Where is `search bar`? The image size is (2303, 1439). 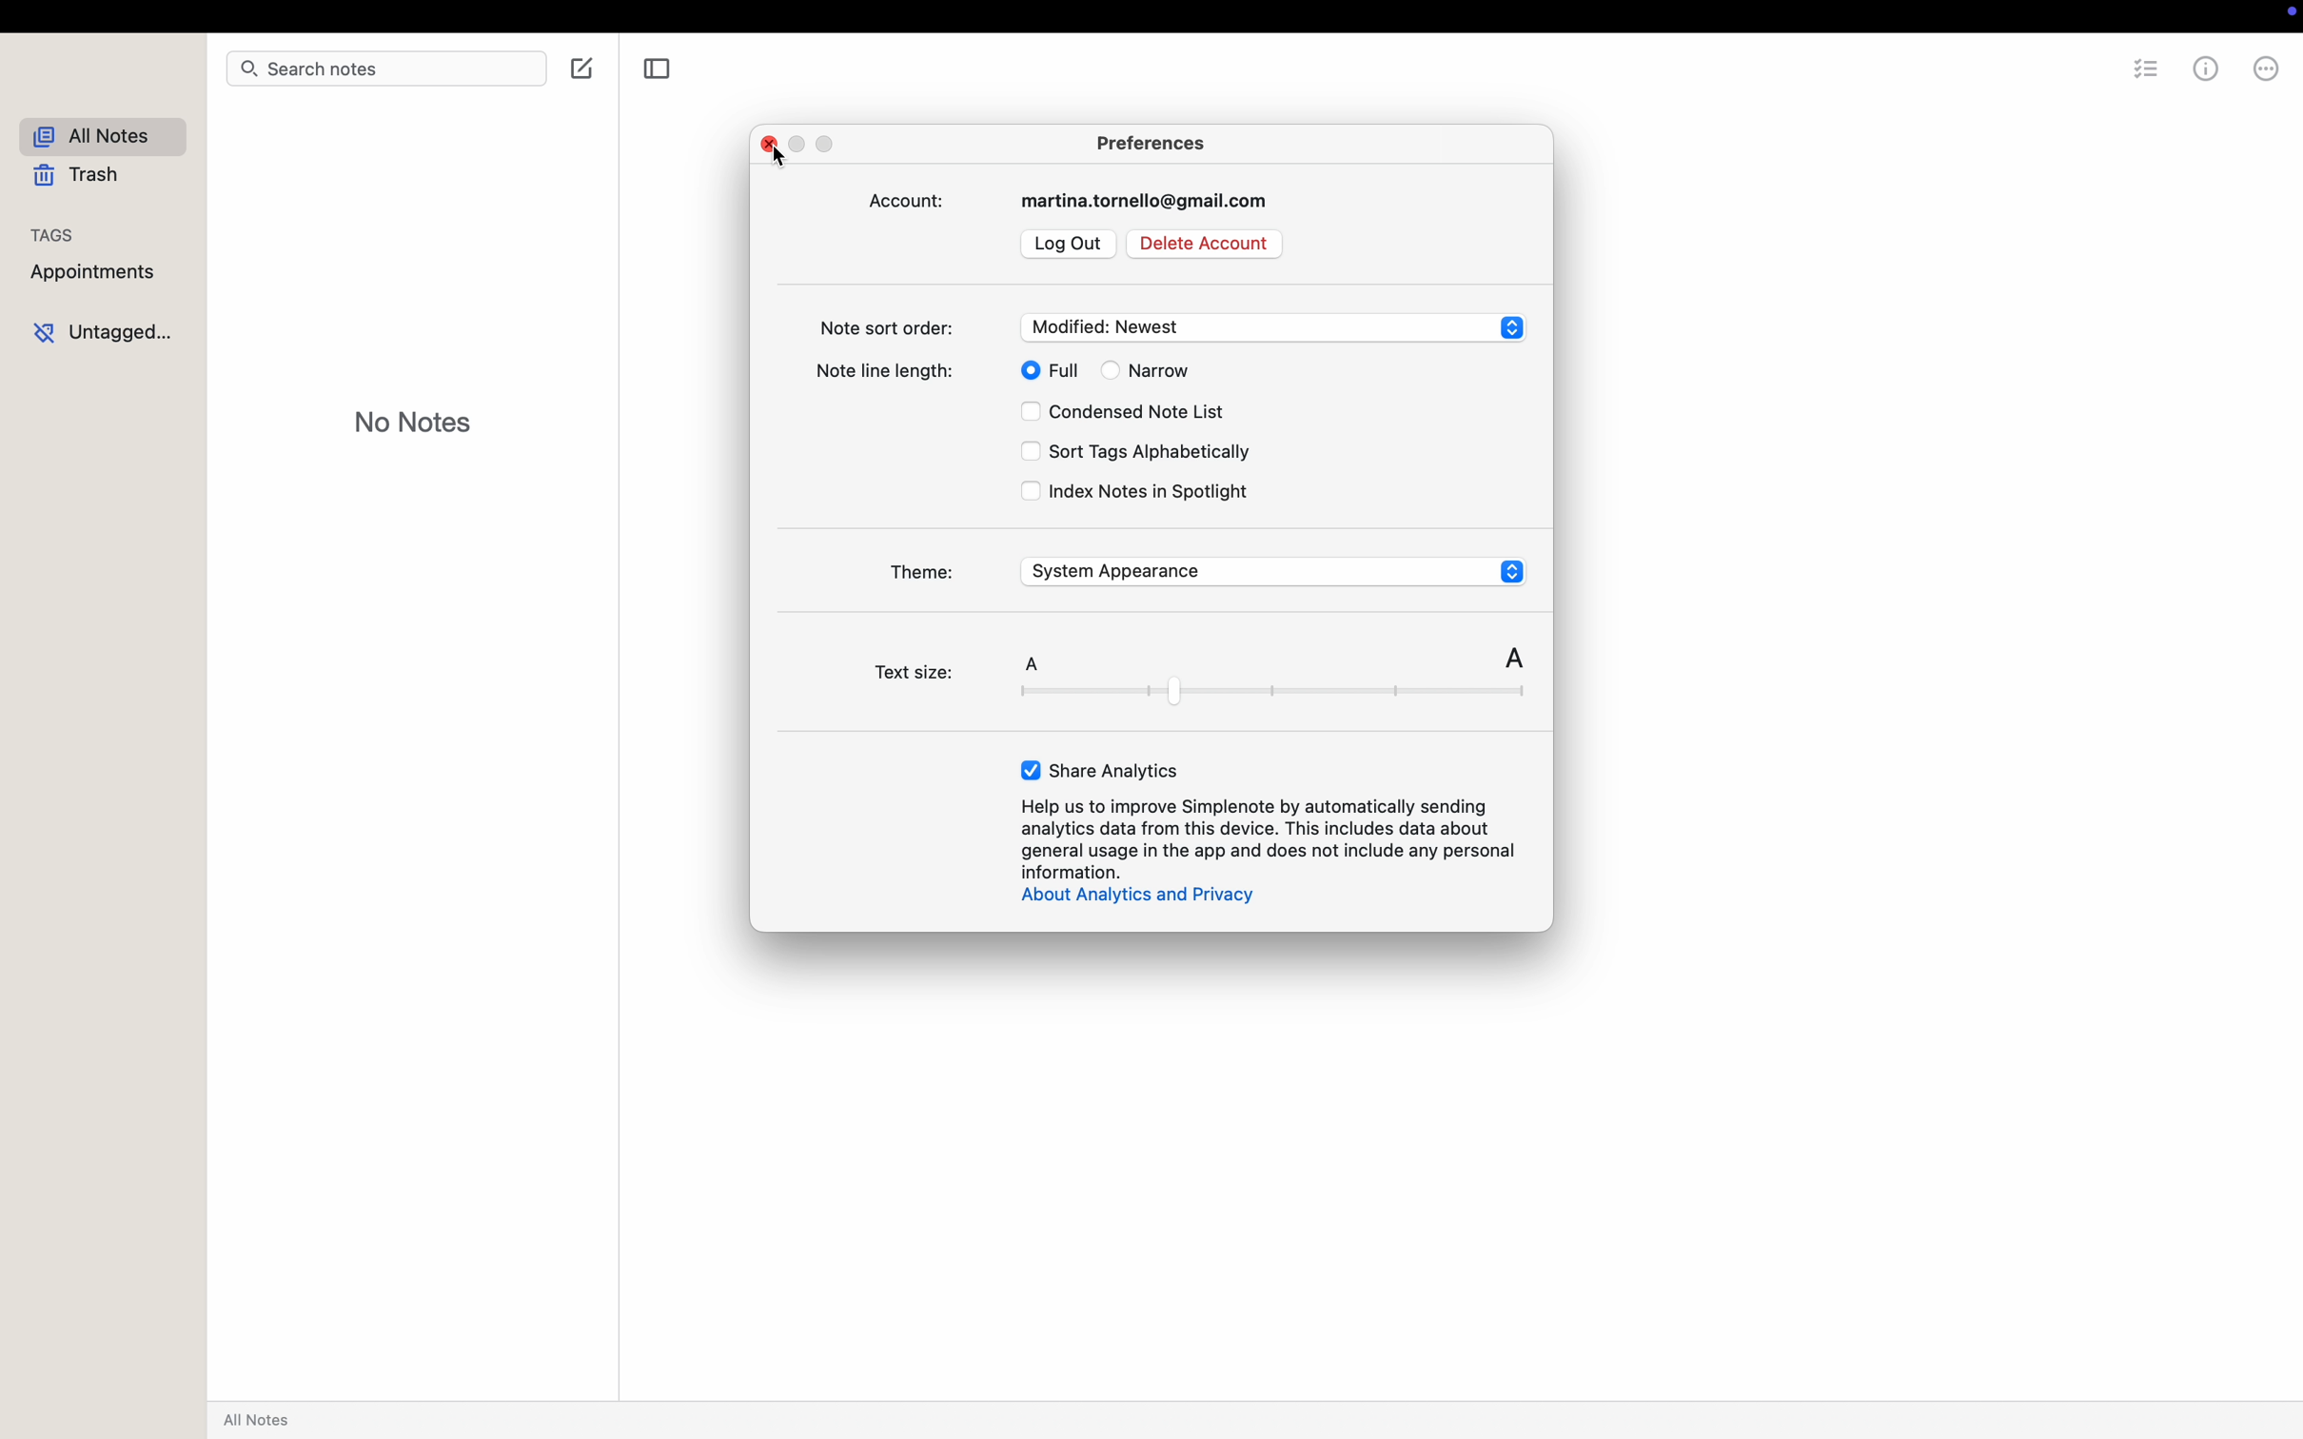
search bar is located at coordinates (386, 71).